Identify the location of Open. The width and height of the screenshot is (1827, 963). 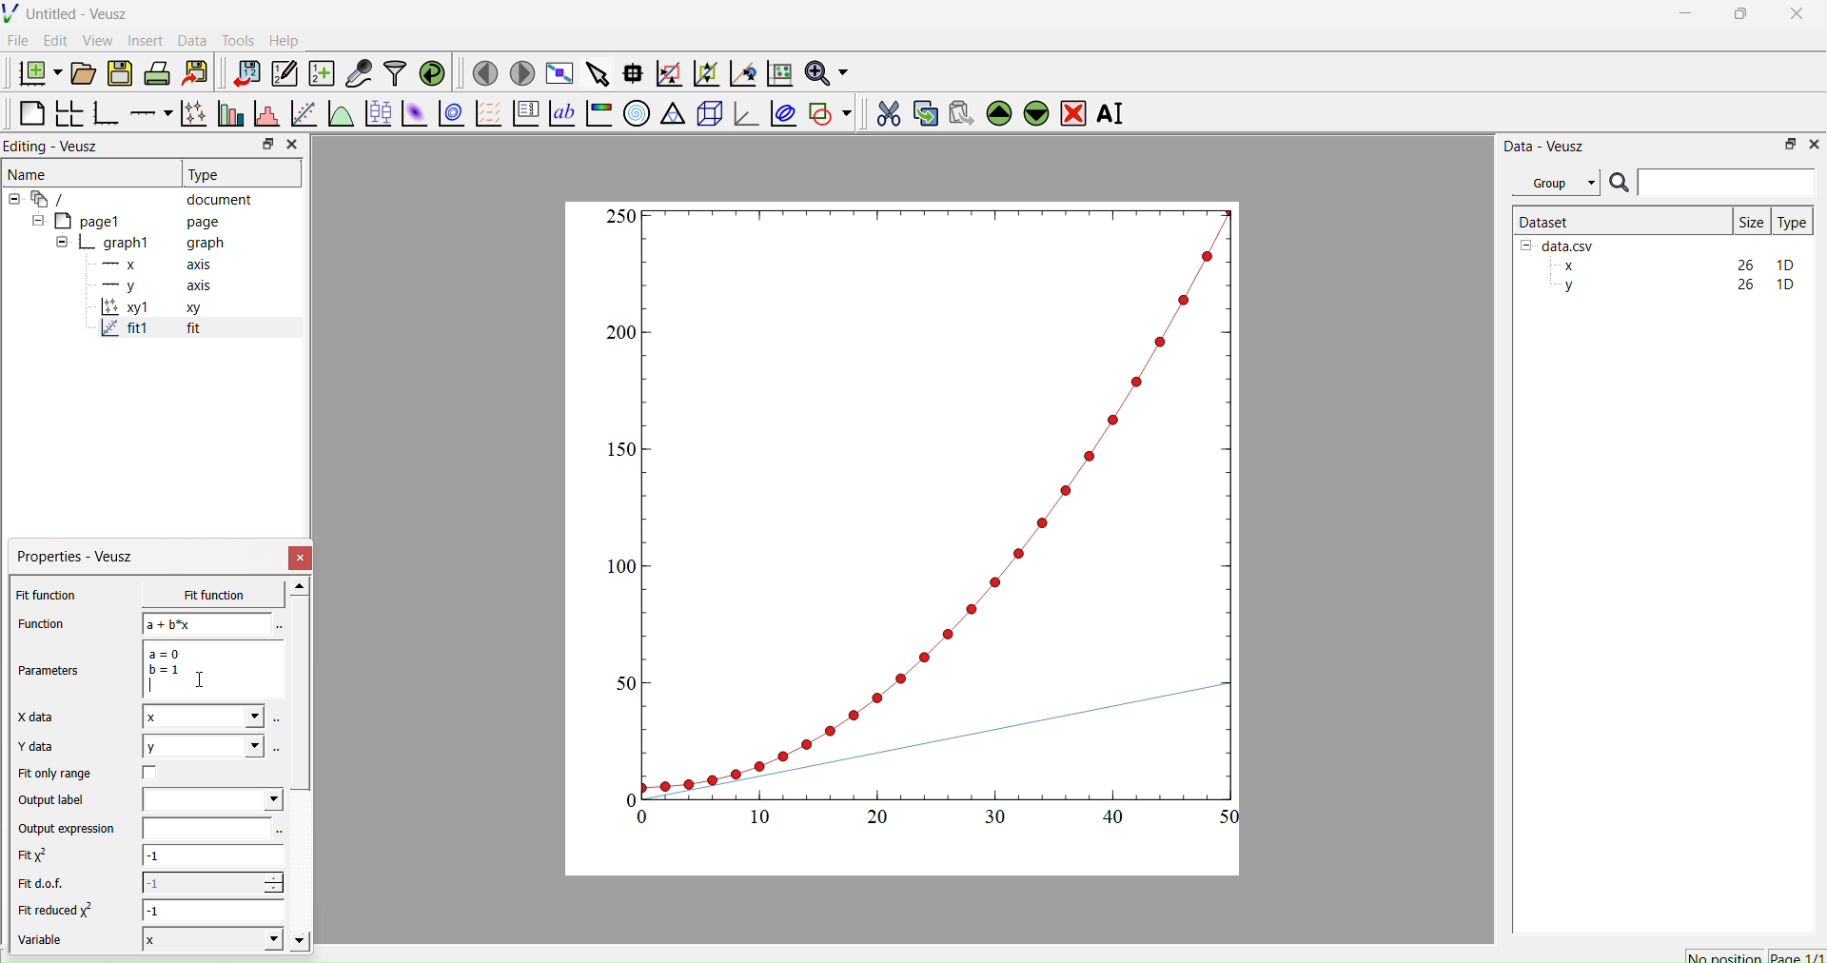
(80, 73).